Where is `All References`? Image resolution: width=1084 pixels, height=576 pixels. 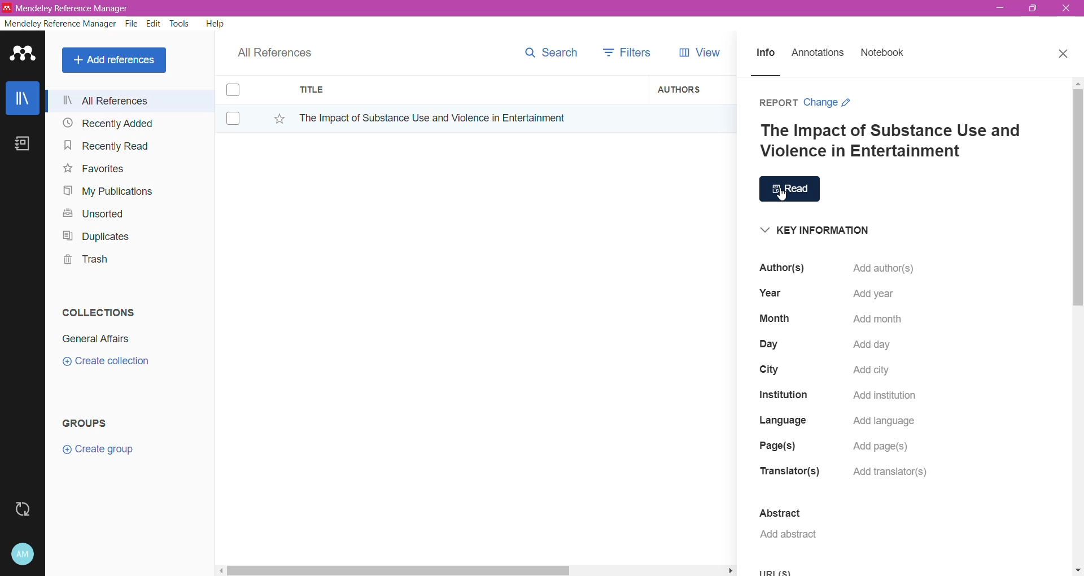
All References is located at coordinates (130, 101).